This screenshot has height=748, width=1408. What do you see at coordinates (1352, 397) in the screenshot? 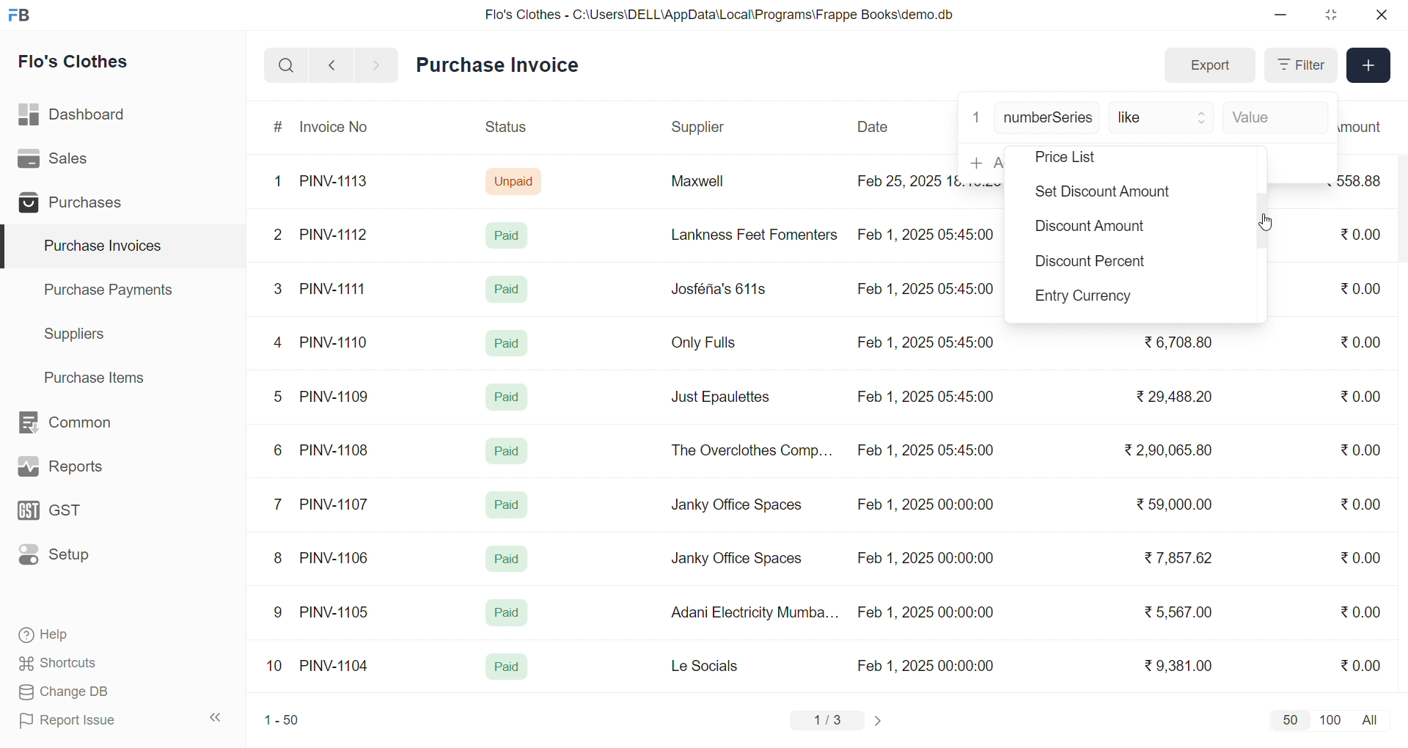
I see `₹0.00` at bounding box center [1352, 397].